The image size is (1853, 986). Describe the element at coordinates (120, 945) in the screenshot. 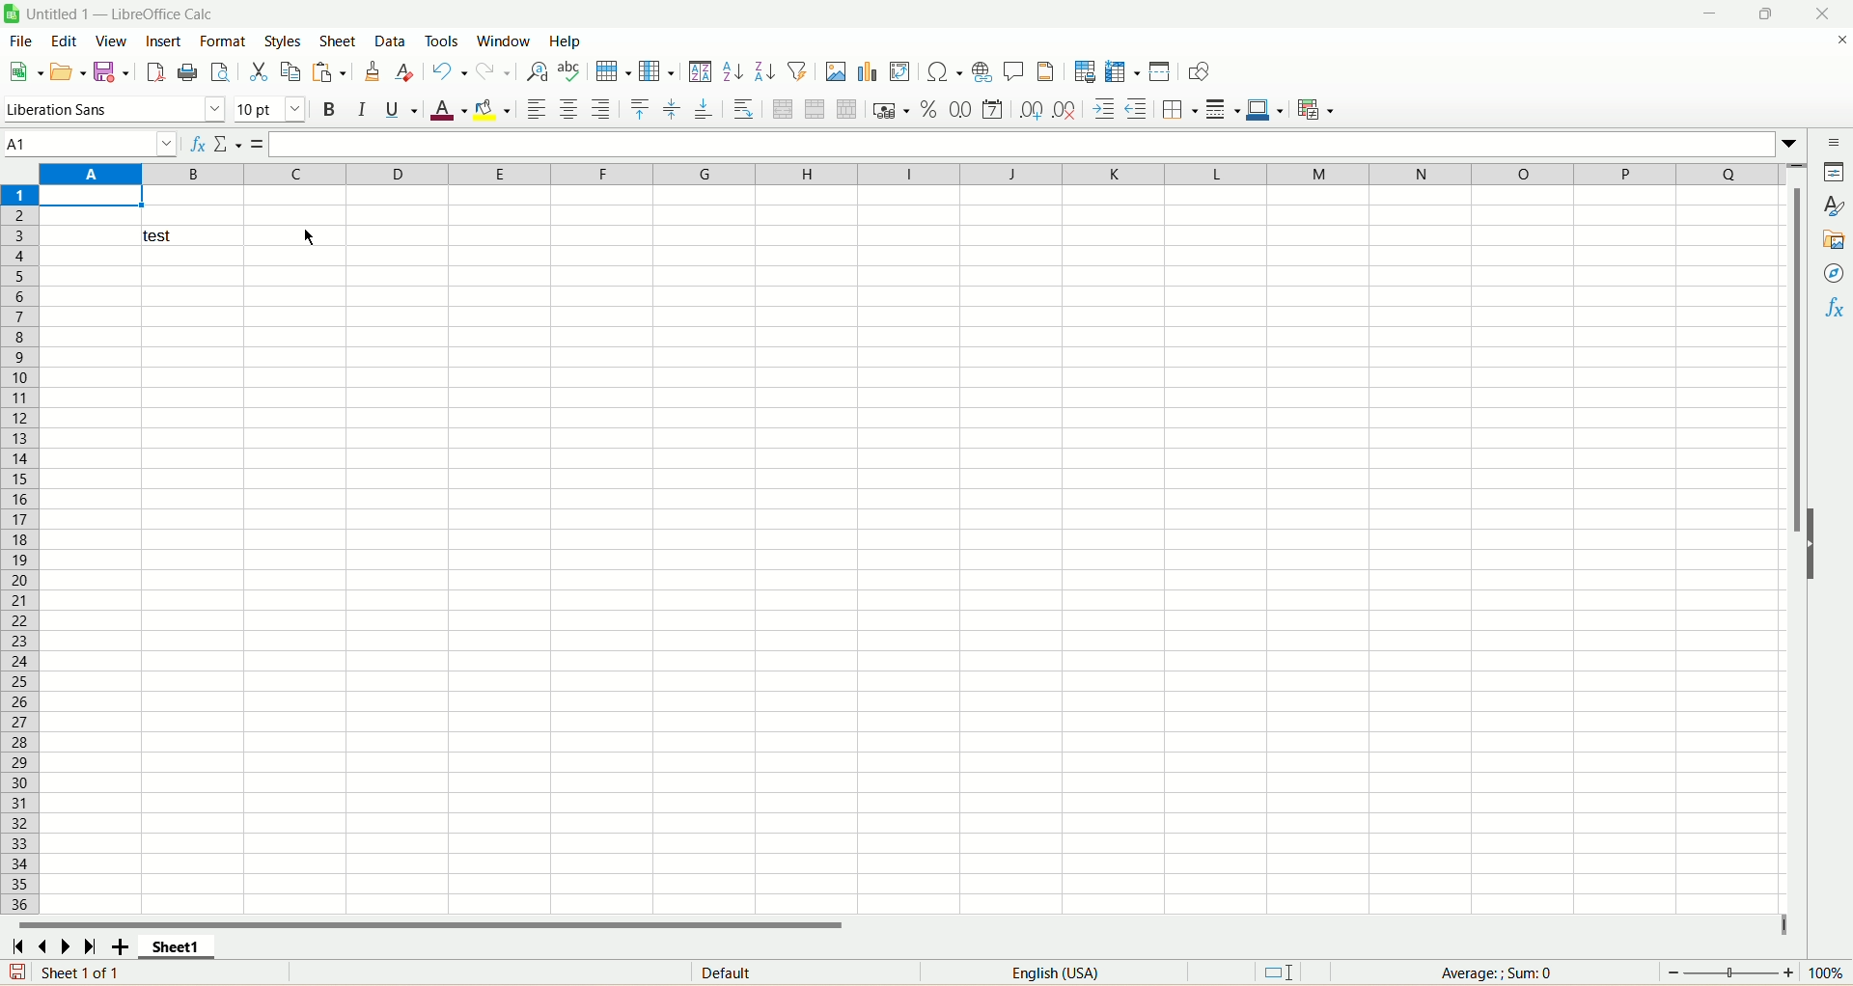

I see `add sheet` at that location.